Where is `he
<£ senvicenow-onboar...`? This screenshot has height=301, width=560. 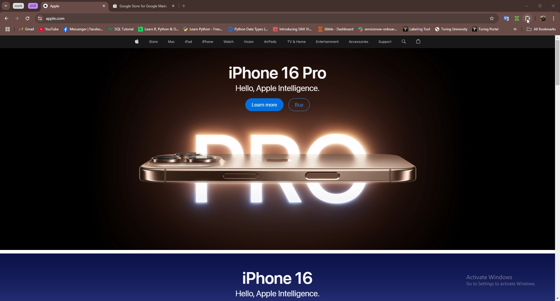
he
<£ senvicenow-onboar... is located at coordinates (378, 29).